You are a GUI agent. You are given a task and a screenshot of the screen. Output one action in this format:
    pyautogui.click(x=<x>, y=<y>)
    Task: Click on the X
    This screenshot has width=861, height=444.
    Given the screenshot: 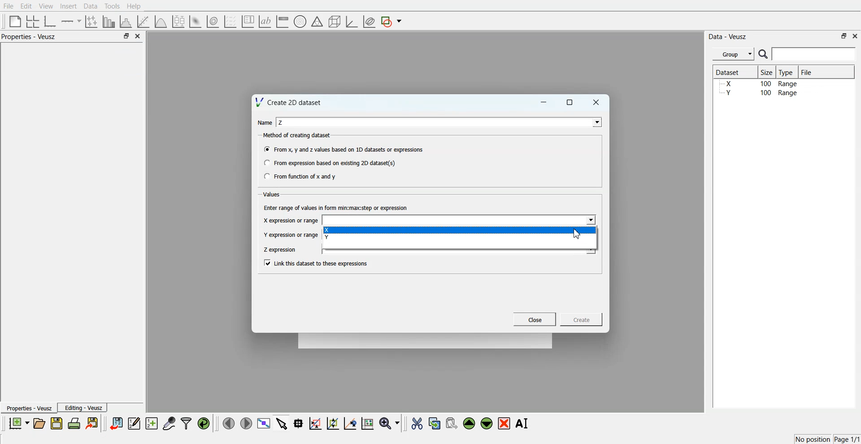 What is the action you would take?
    pyautogui.click(x=461, y=230)
    